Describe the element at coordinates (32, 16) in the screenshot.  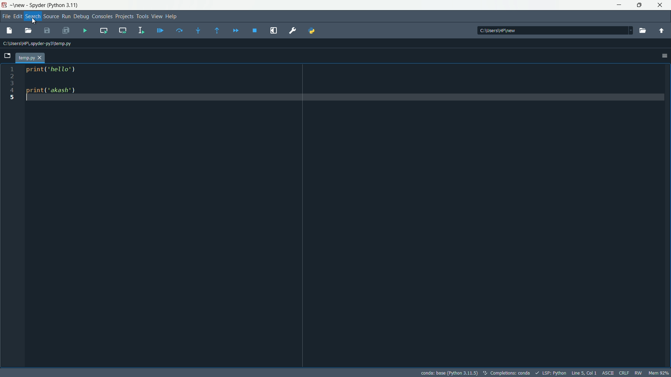
I see `Search Menu` at that location.